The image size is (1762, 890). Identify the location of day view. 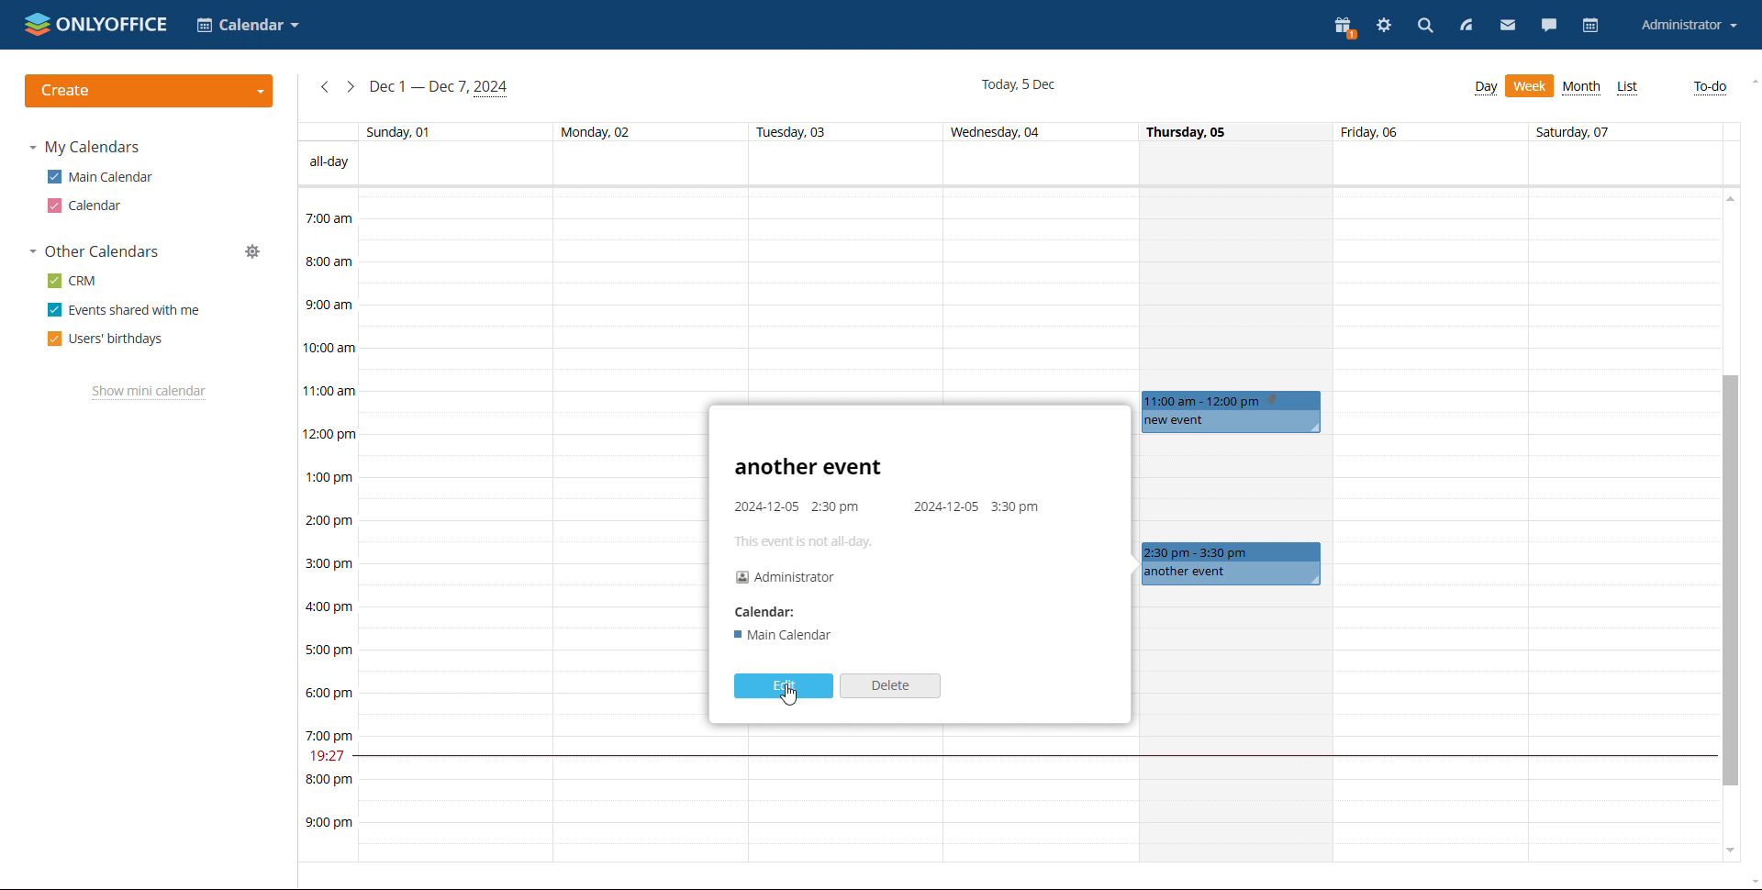
(1530, 85).